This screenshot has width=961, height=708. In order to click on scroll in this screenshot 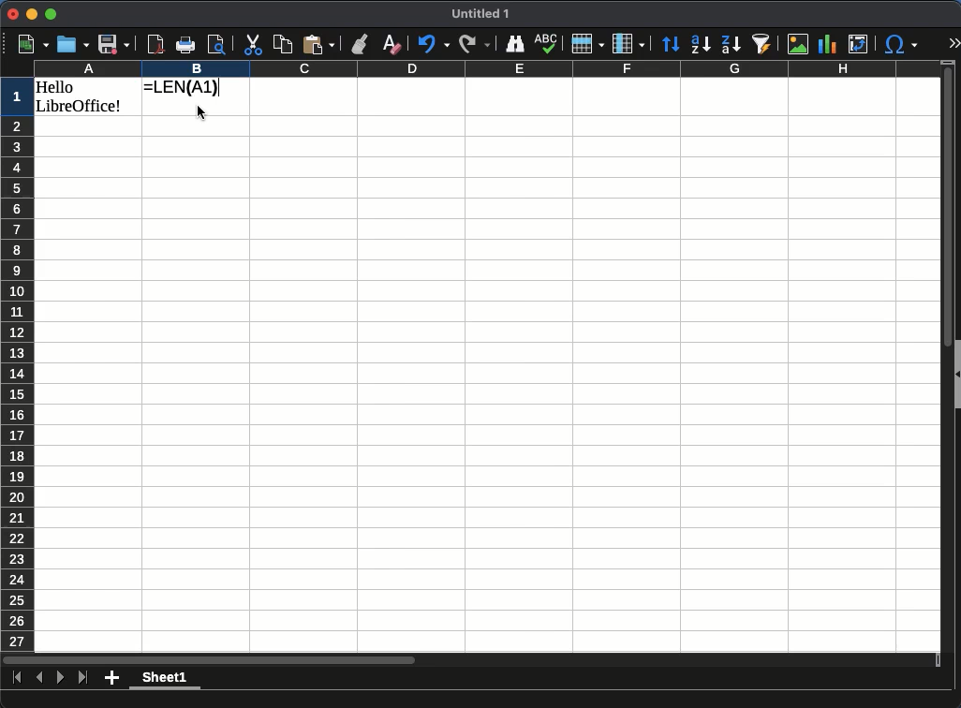, I will do `click(941, 357)`.